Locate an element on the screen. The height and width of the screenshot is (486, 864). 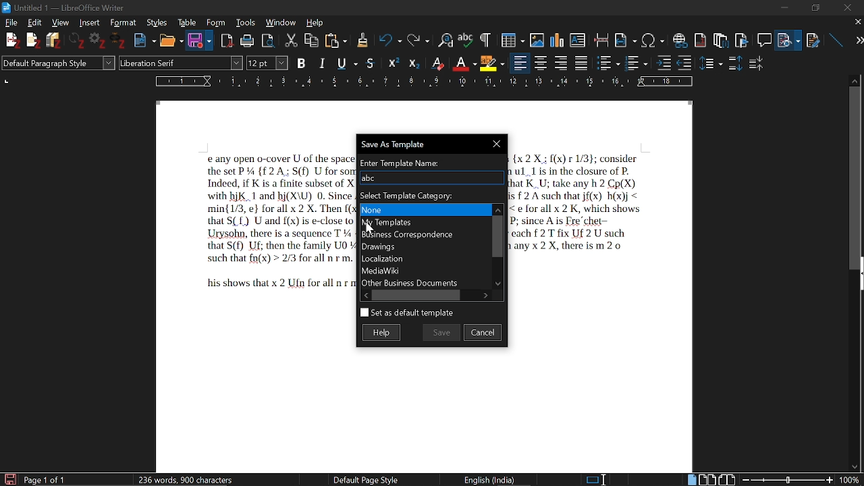
Insert footnote is located at coordinates (720, 38).